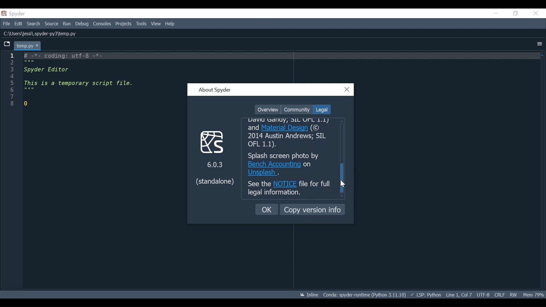  Describe the element at coordinates (535, 13) in the screenshot. I see `Close` at that location.